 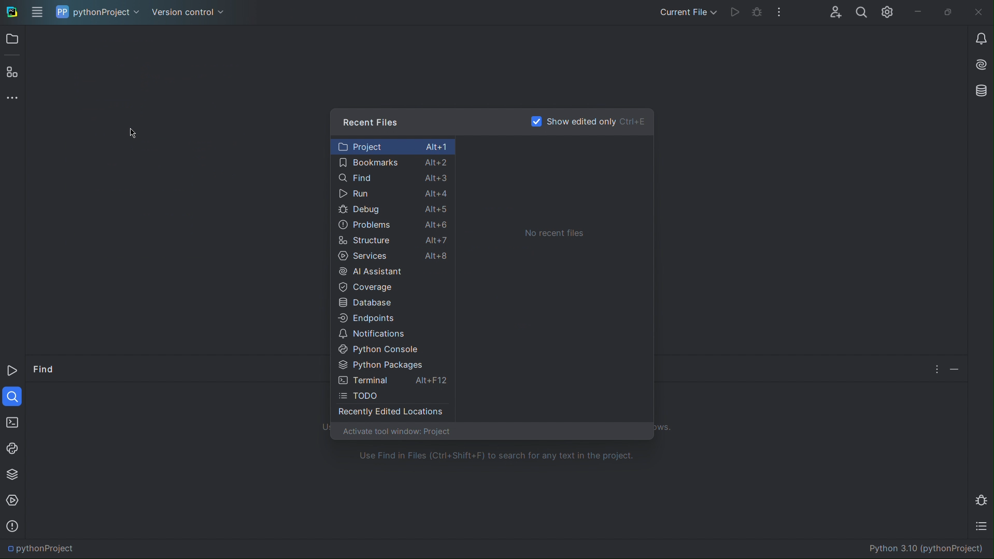 I want to click on Terminal, so click(x=394, y=380).